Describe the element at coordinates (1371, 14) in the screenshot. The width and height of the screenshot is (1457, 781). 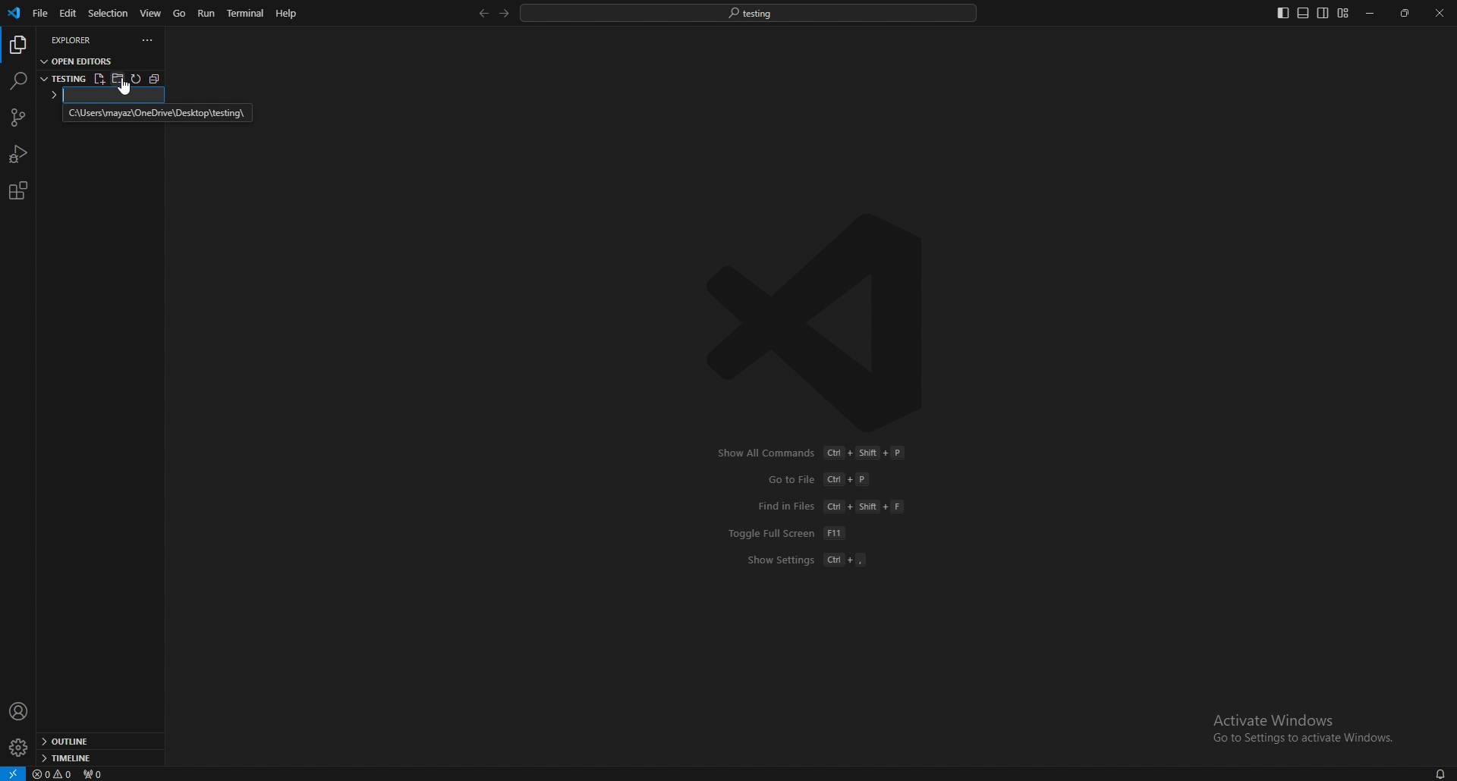
I see `minimize` at that location.